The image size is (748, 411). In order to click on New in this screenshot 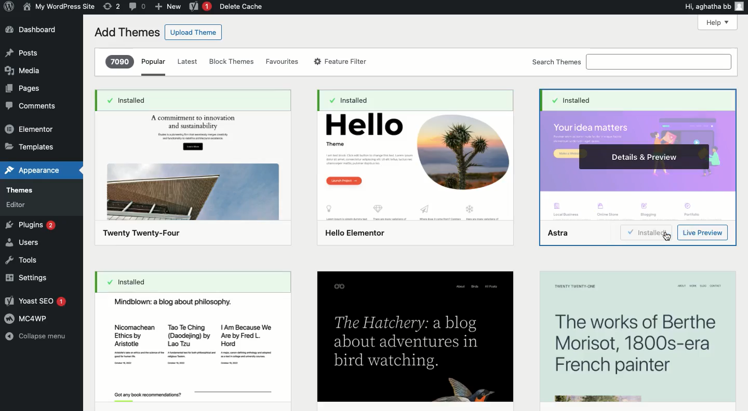, I will do `click(168, 7)`.